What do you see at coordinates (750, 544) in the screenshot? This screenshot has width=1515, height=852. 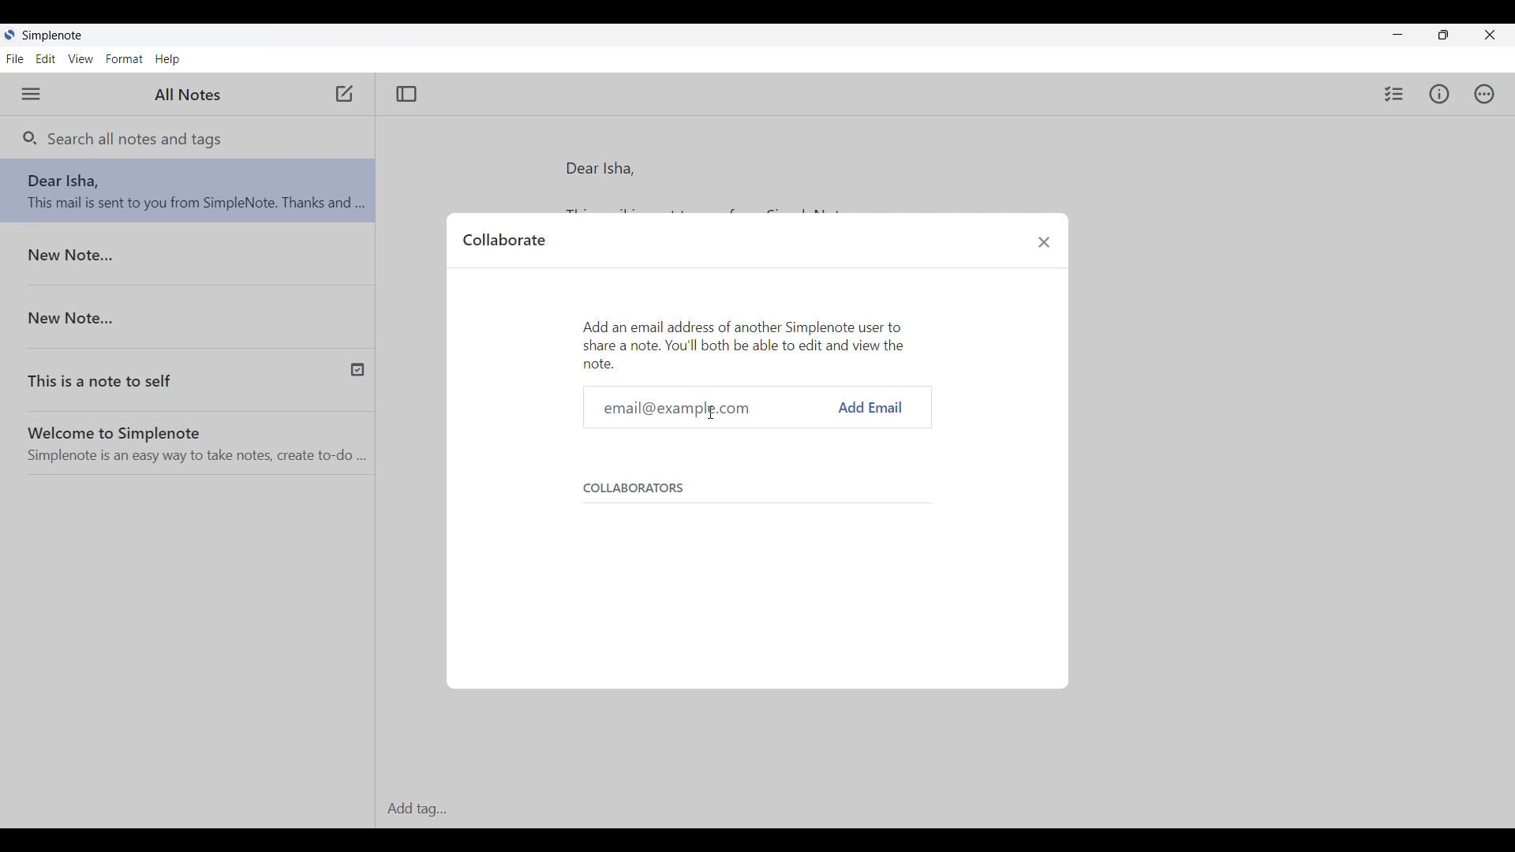 I see `Section listing collaborators` at bounding box center [750, 544].